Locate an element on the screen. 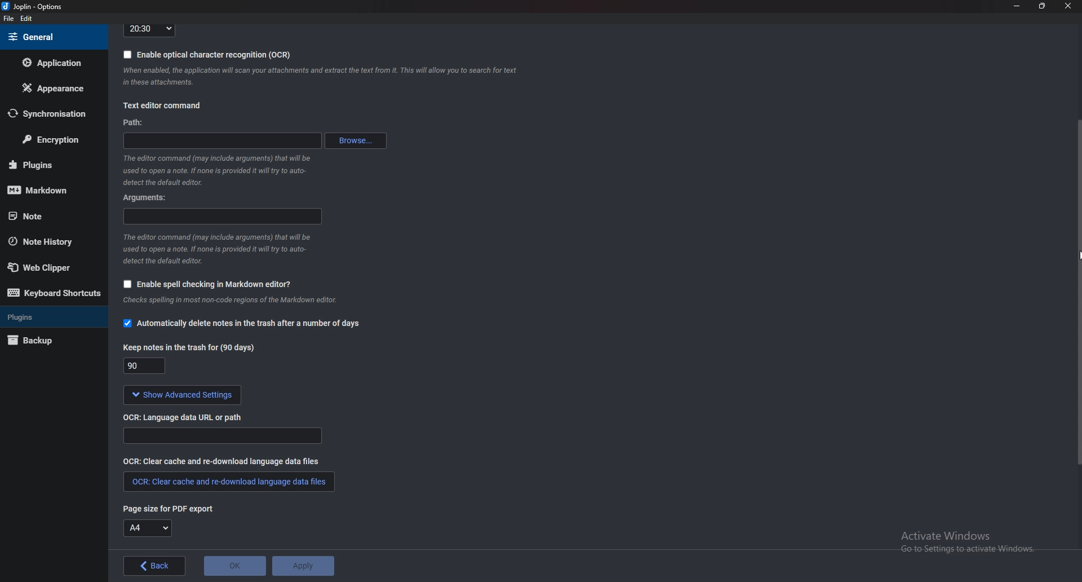  Application is located at coordinates (52, 63).